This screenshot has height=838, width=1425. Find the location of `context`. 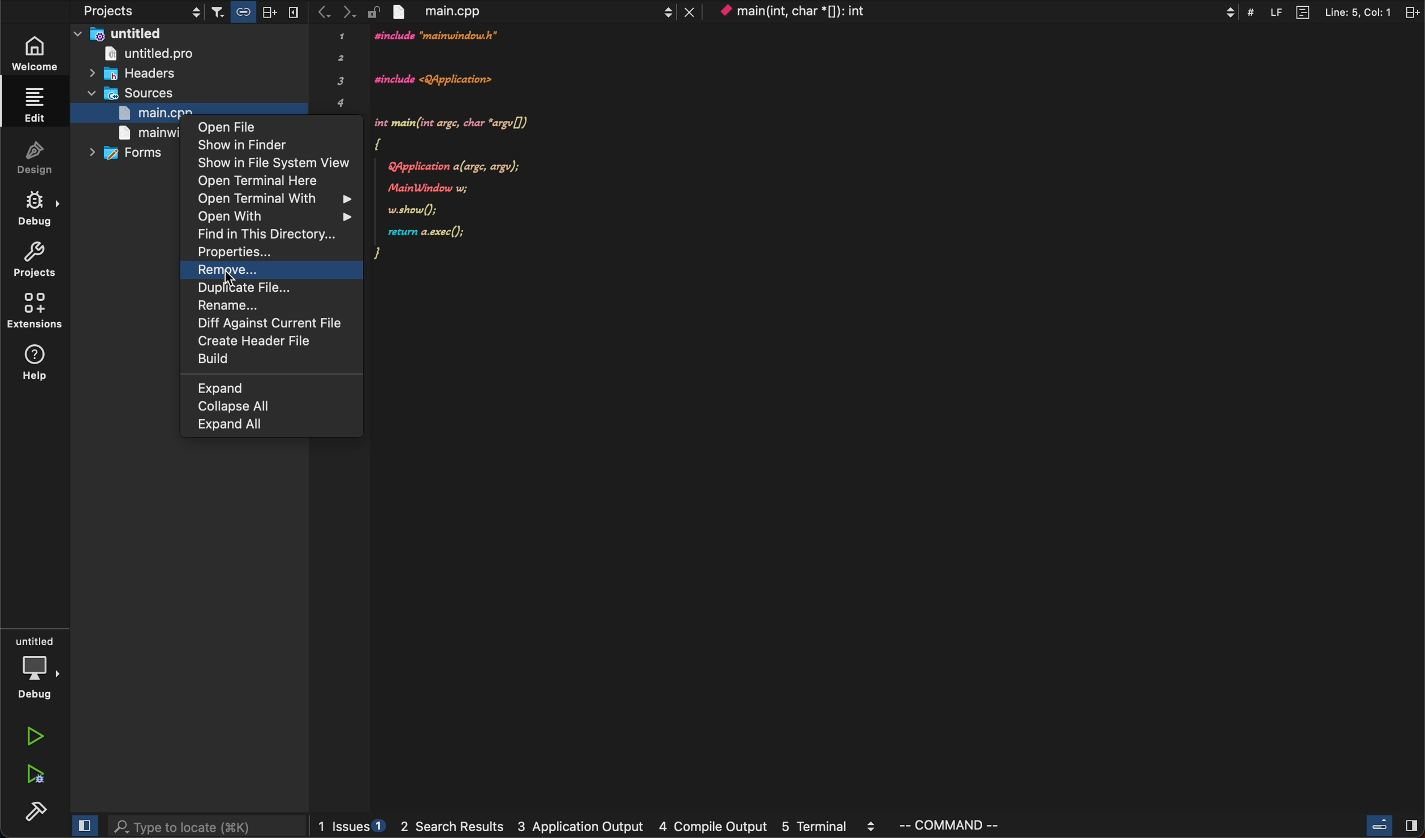

context is located at coordinates (977, 12).